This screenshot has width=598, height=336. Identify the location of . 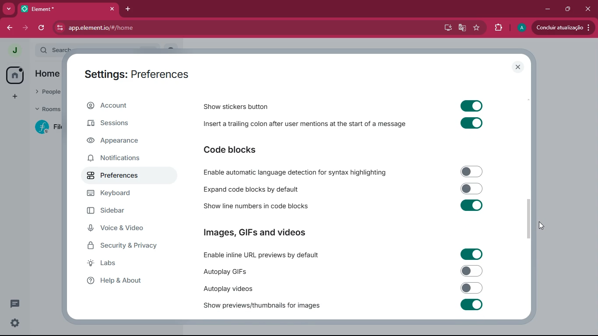
(472, 171).